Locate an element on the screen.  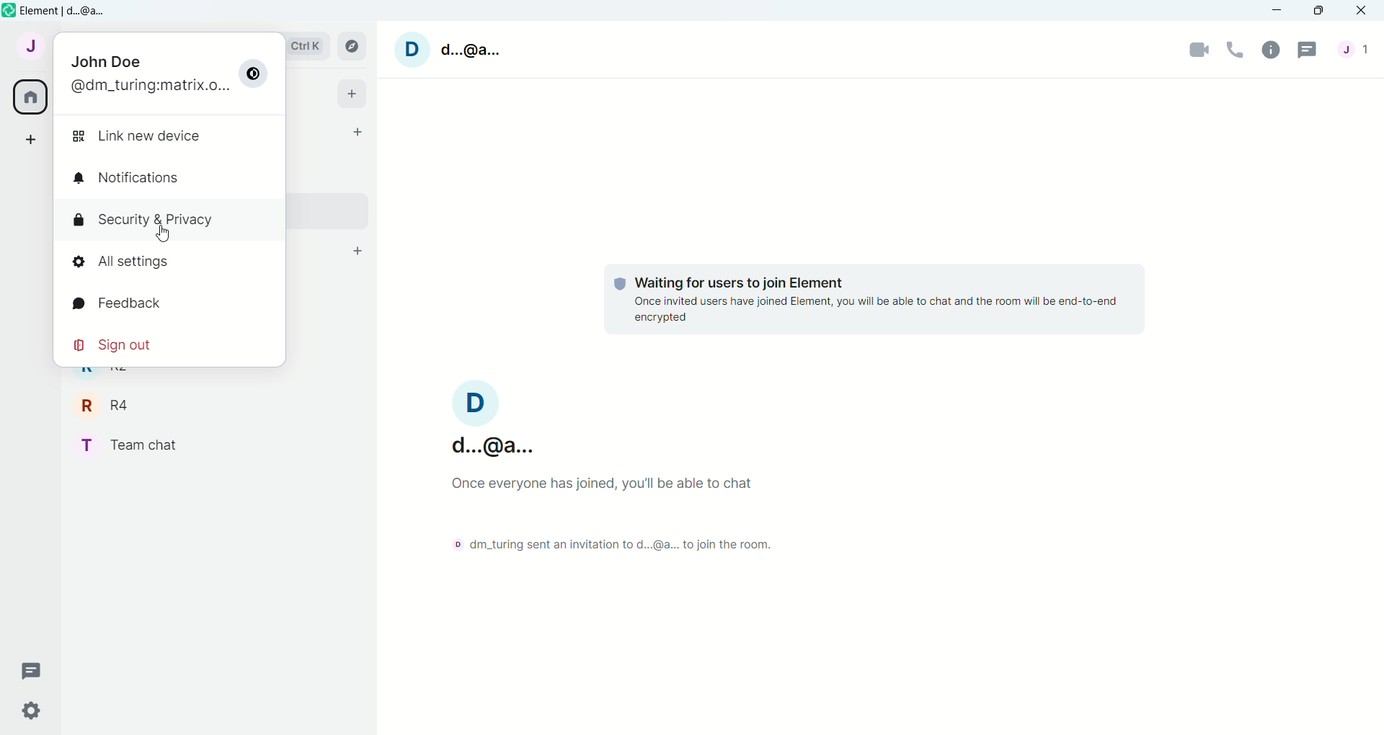
d...@a... is located at coordinates (490, 444).